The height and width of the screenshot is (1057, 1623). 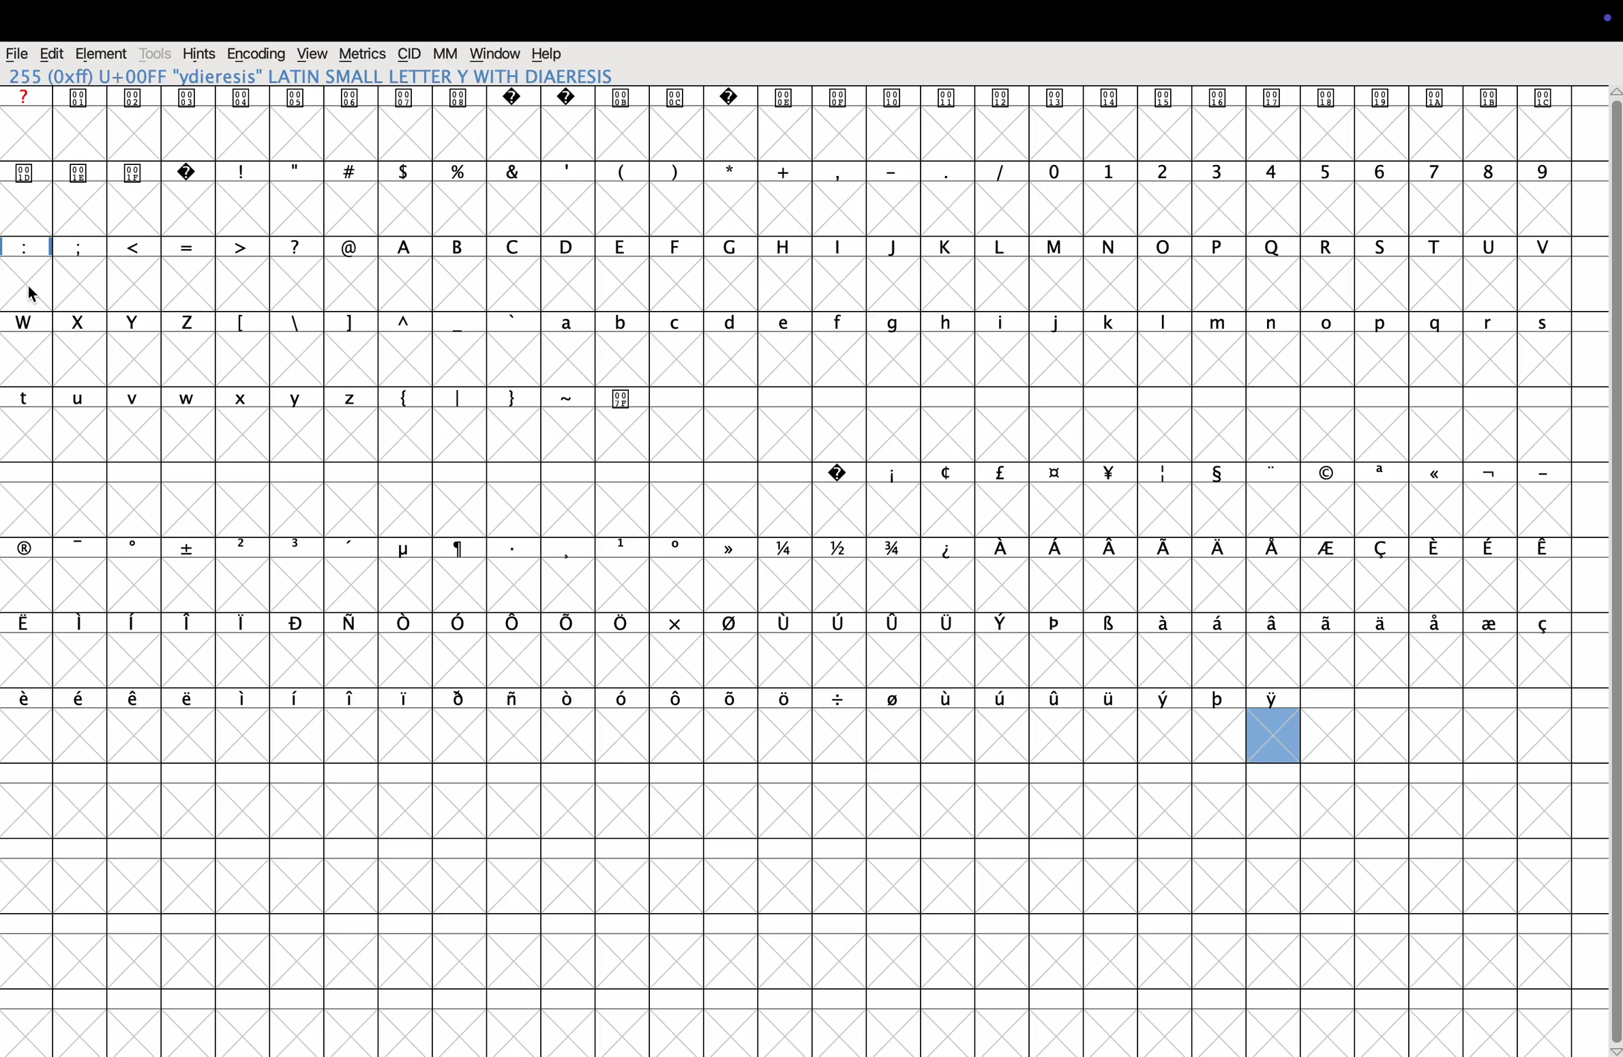 What do you see at coordinates (1215, 273) in the screenshot?
I see `P` at bounding box center [1215, 273].